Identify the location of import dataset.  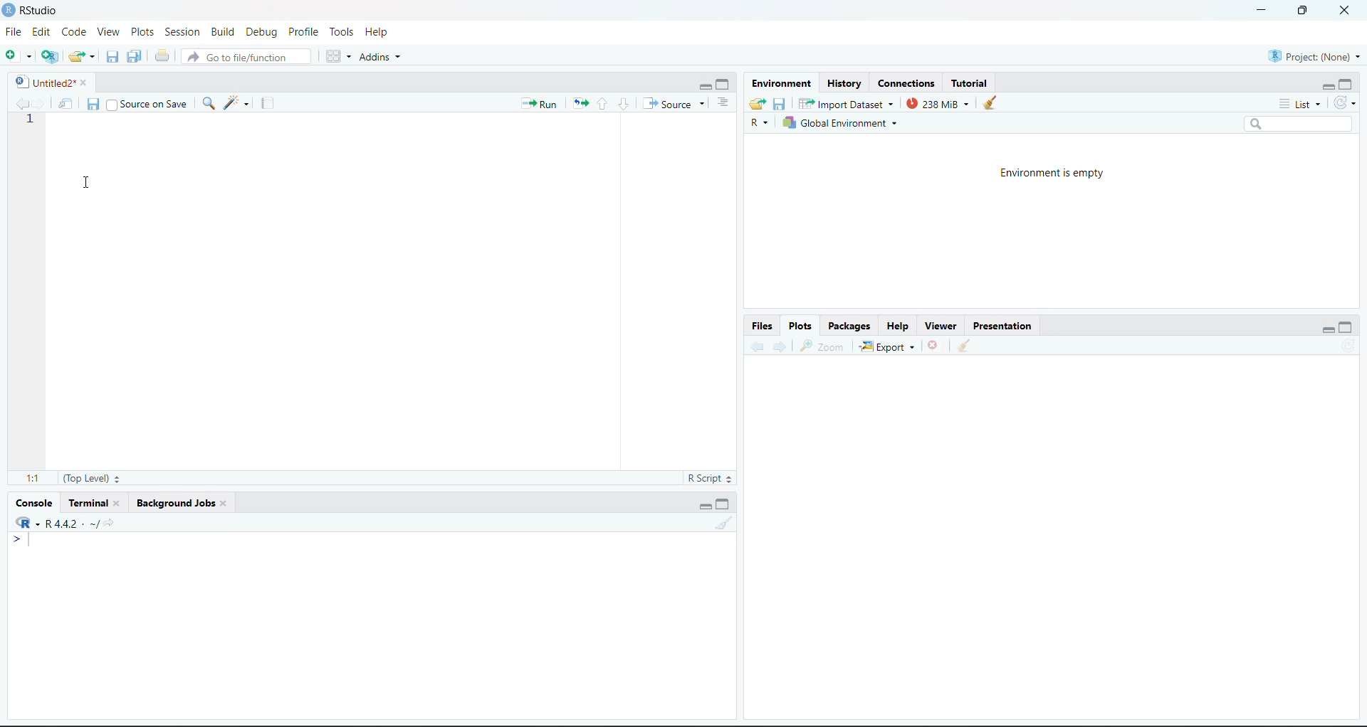
(844, 104).